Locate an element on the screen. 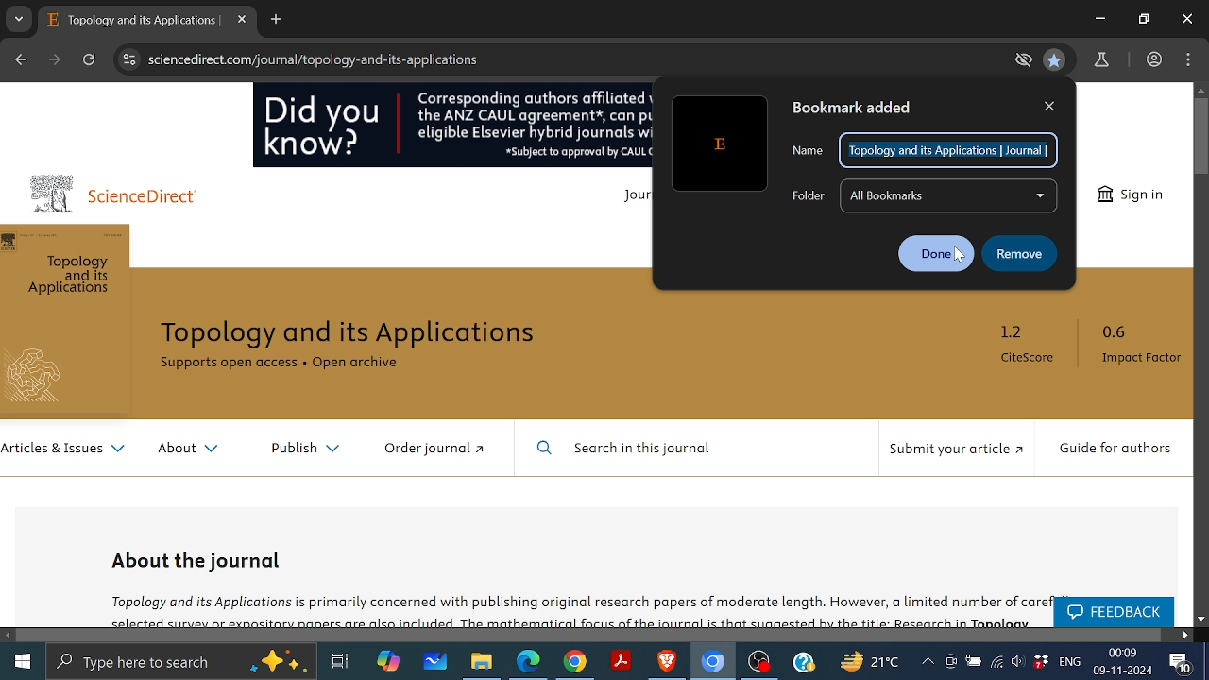 The image size is (1209, 680). Add New tab is located at coordinates (277, 21).